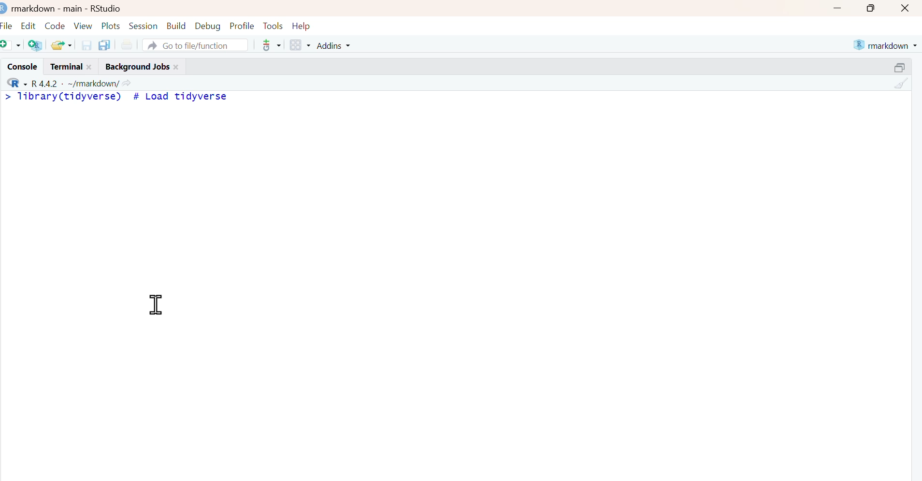  Describe the element at coordinates (902, 84) in the screenshot. I see `clear console` at that location.